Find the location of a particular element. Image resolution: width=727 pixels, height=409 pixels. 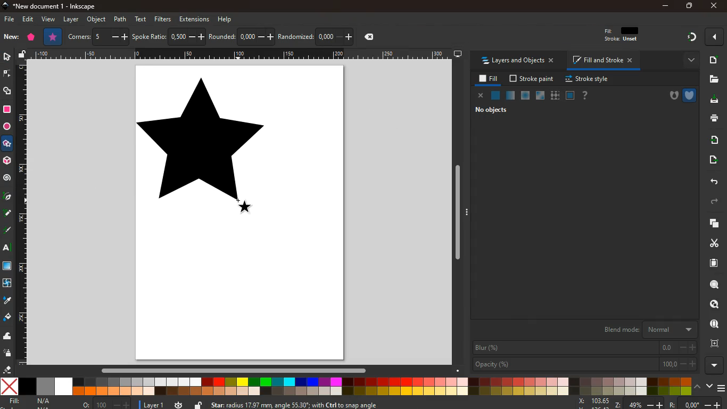

glass is located at coordinates (541, 95).